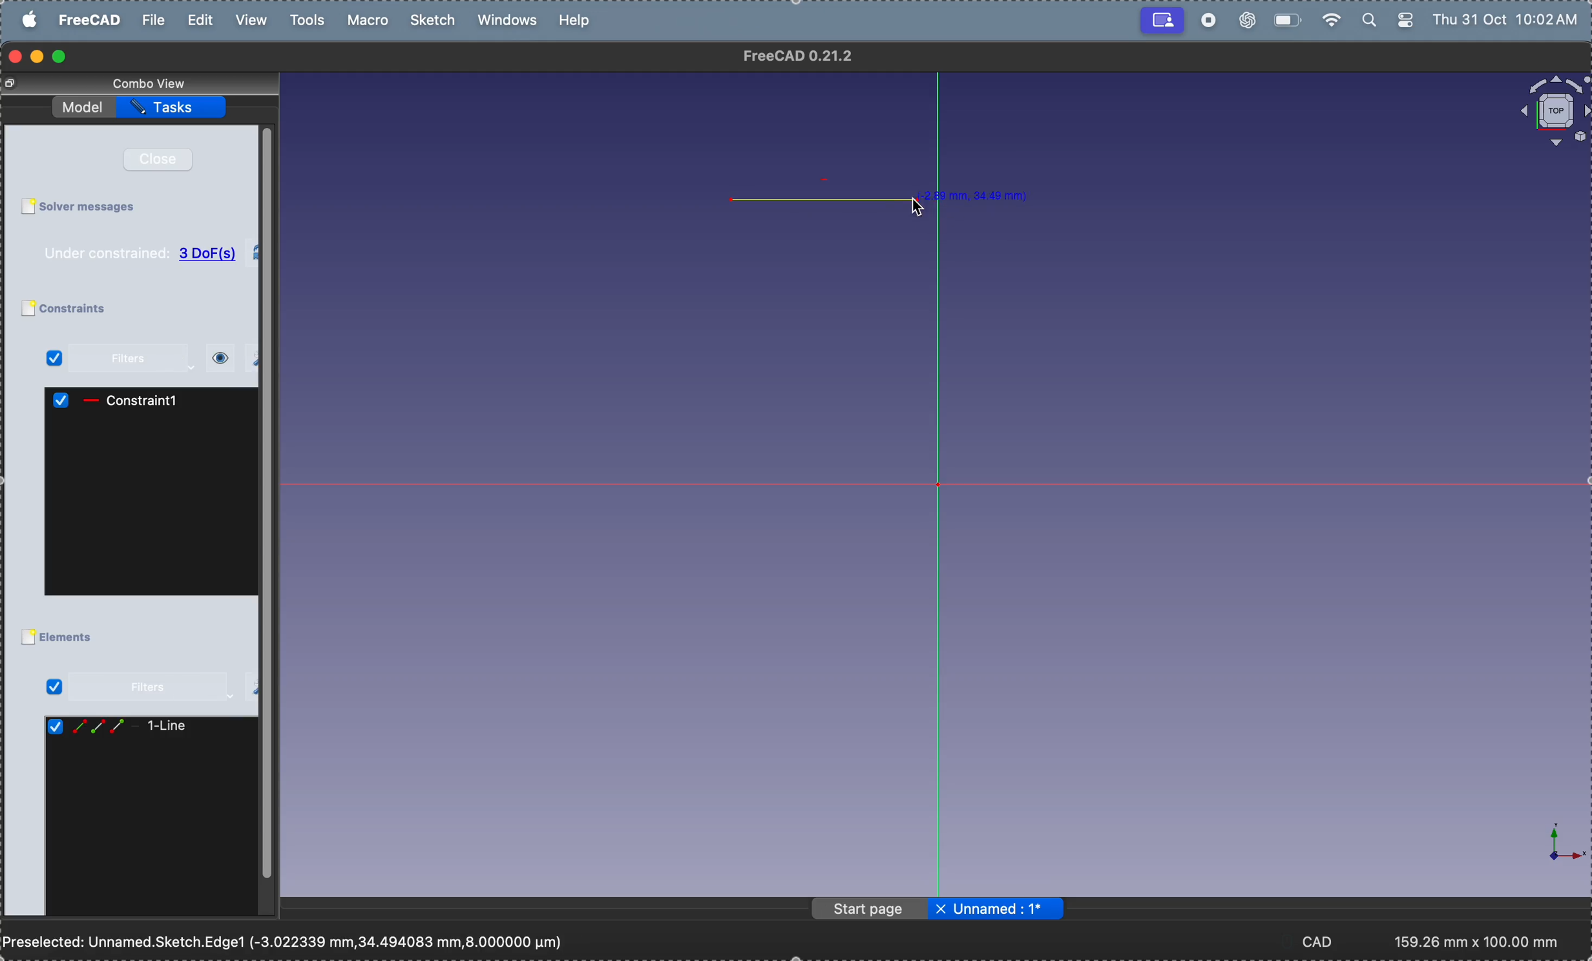 The width and height of the screenshot is (1592, 961). What do you see at coordinates (1208, 21) in the screenshot?
I see `record` at bounding box center [1208, 21].